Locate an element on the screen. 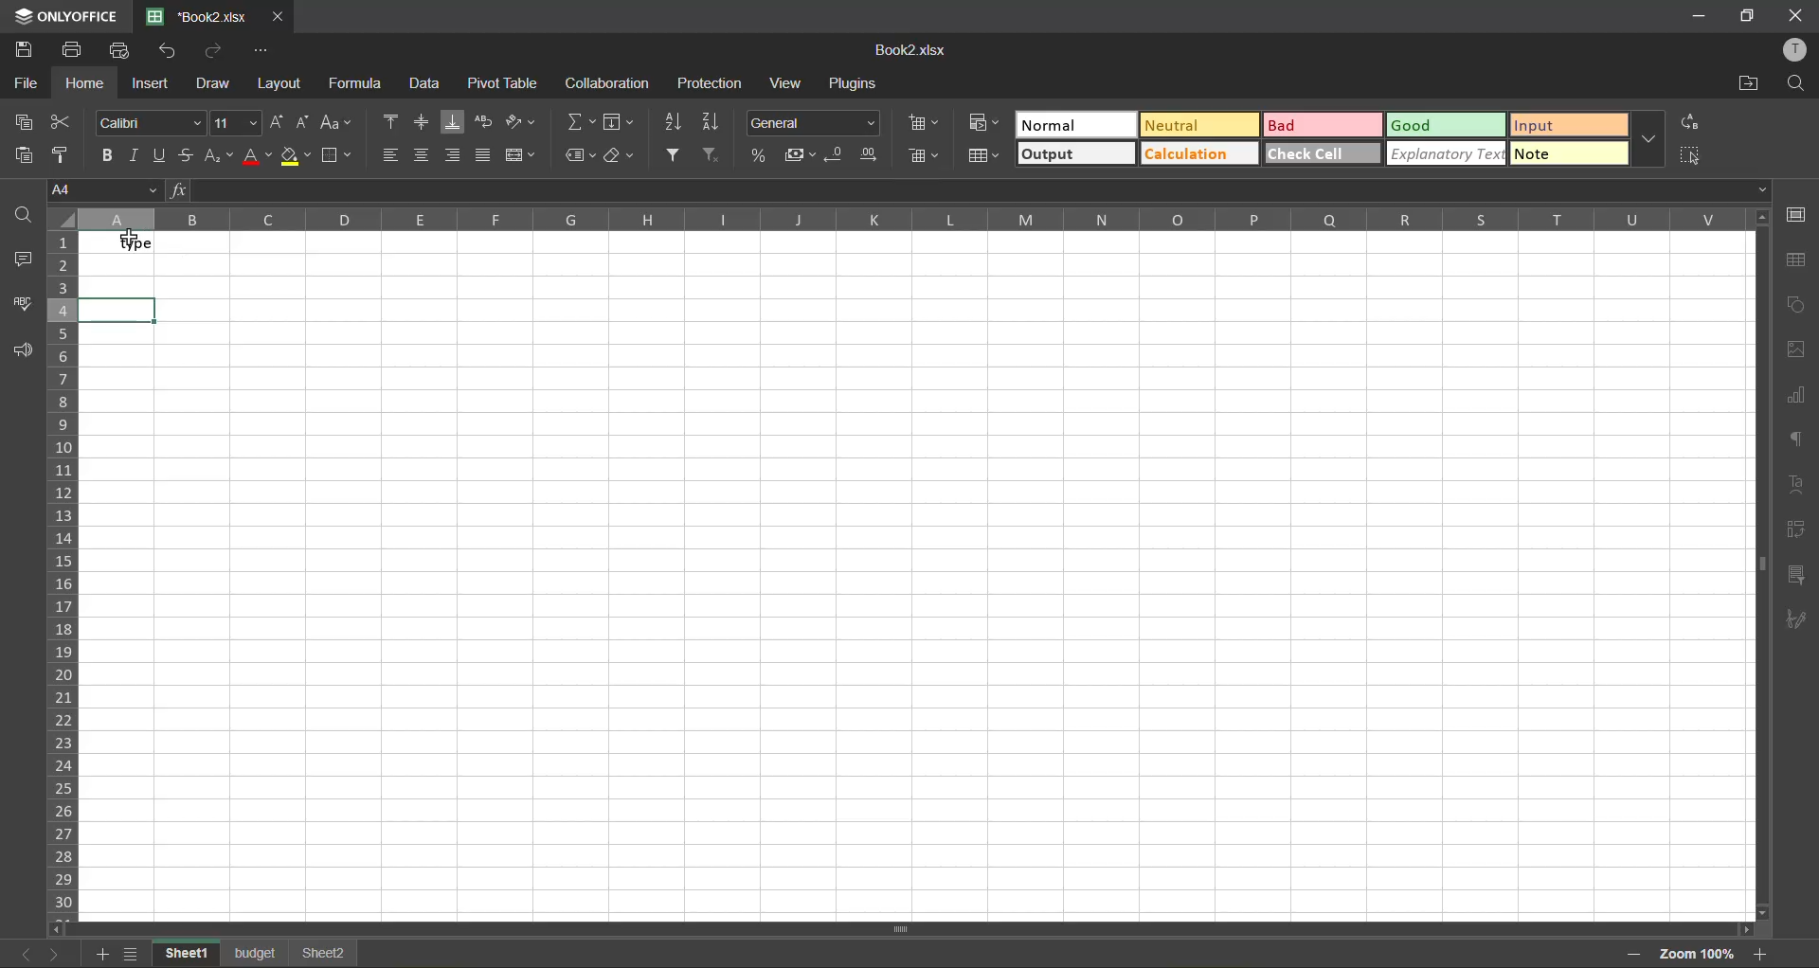 The image size is (1819, 968). italic is located at coordinates (135, 156).